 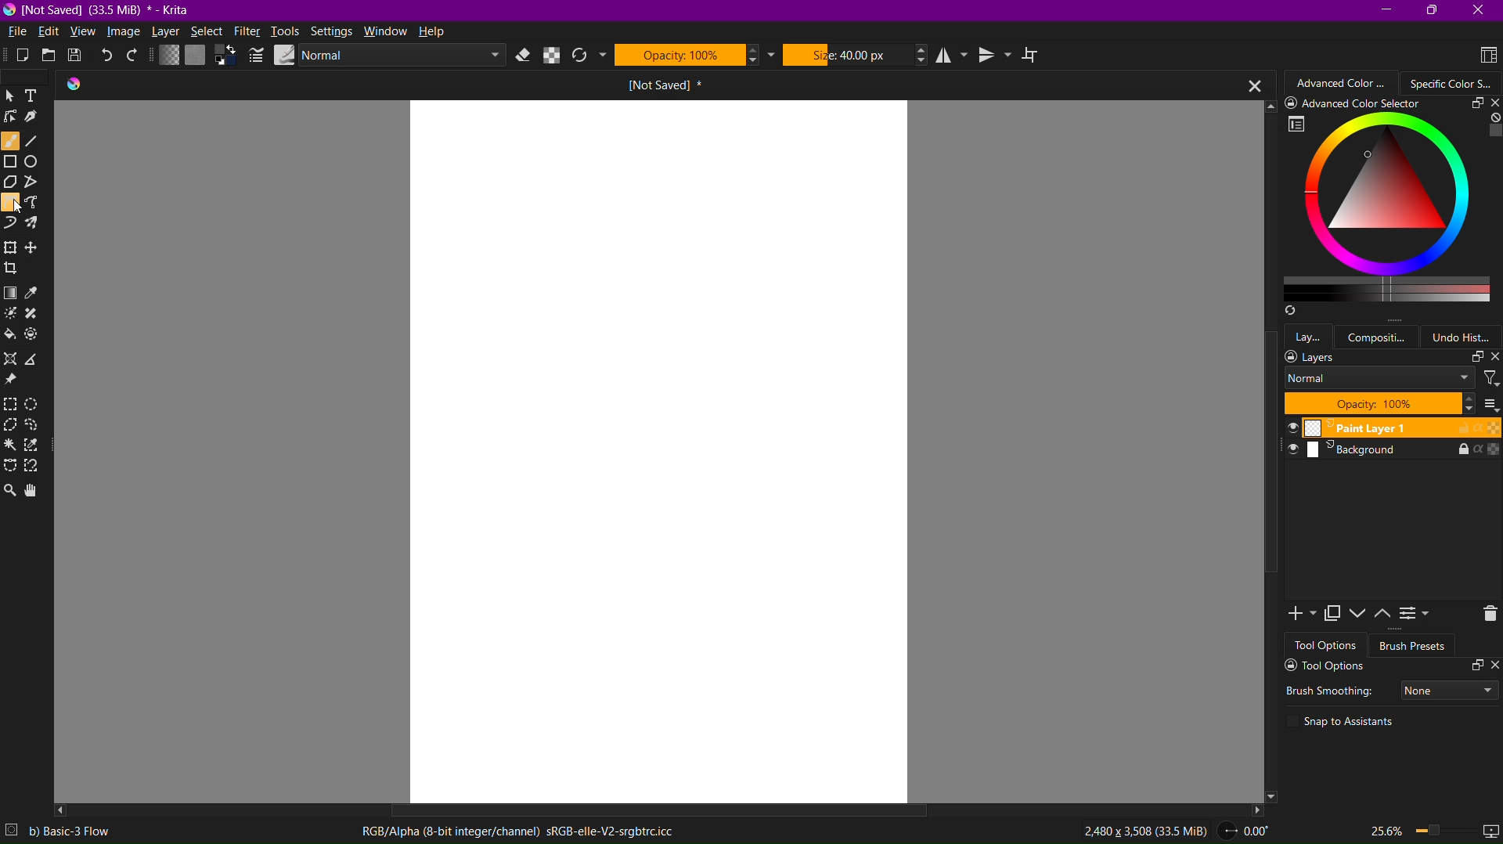 What do you see at coordinates (37, 96) in the screenshot?
I see `Text Tool` at bounding box center [37, 96].